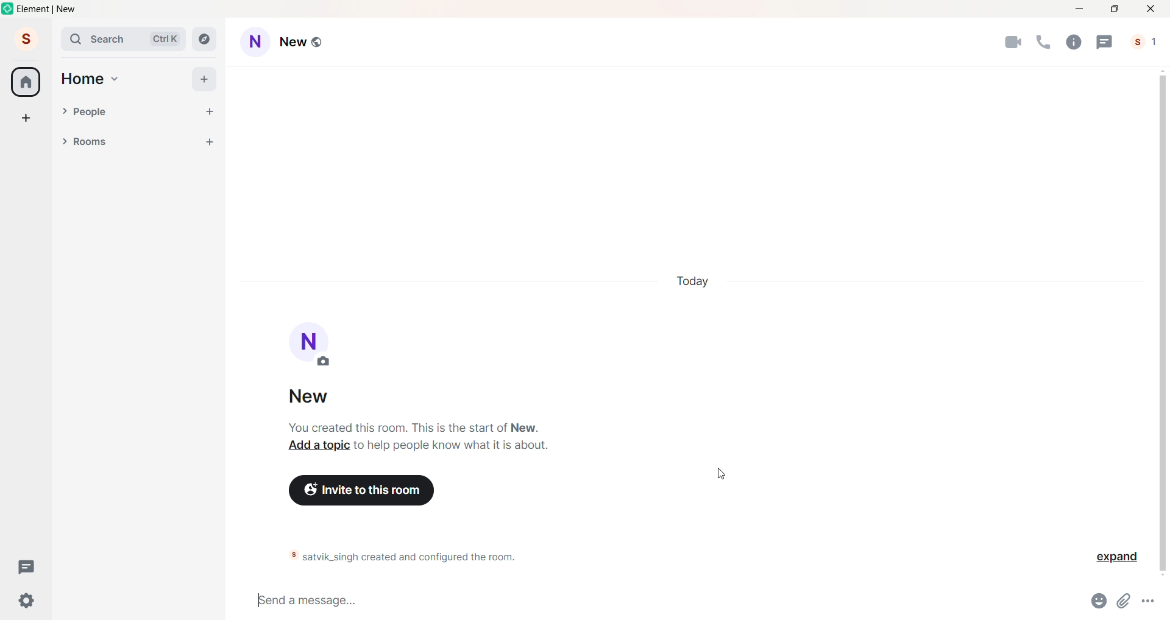  I want to click on Video Call, so click(1012, 40).